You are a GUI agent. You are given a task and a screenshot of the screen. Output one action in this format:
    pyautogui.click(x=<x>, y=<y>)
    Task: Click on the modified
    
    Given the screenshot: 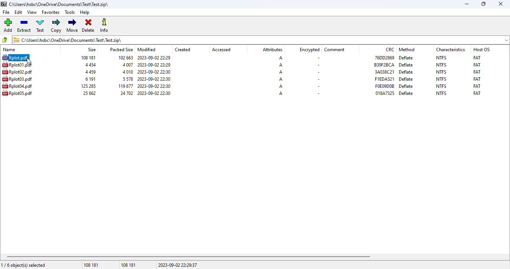 What is the action you would take?
    pyautogui.click(x=147, y=49)
    